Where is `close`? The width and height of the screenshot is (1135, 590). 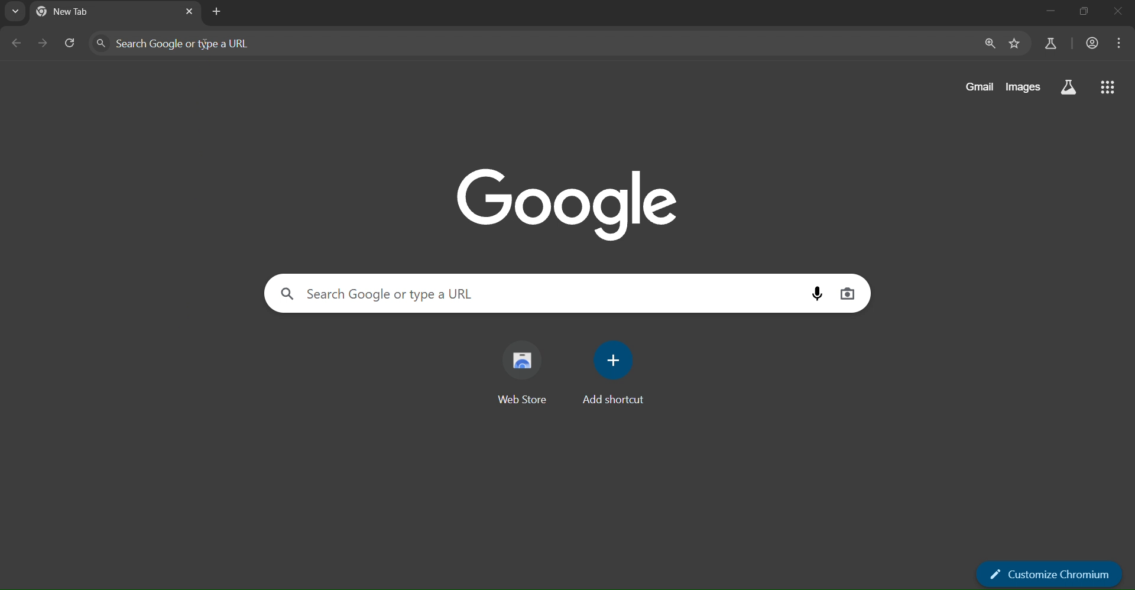
close is located at coordinates (1120, 11).